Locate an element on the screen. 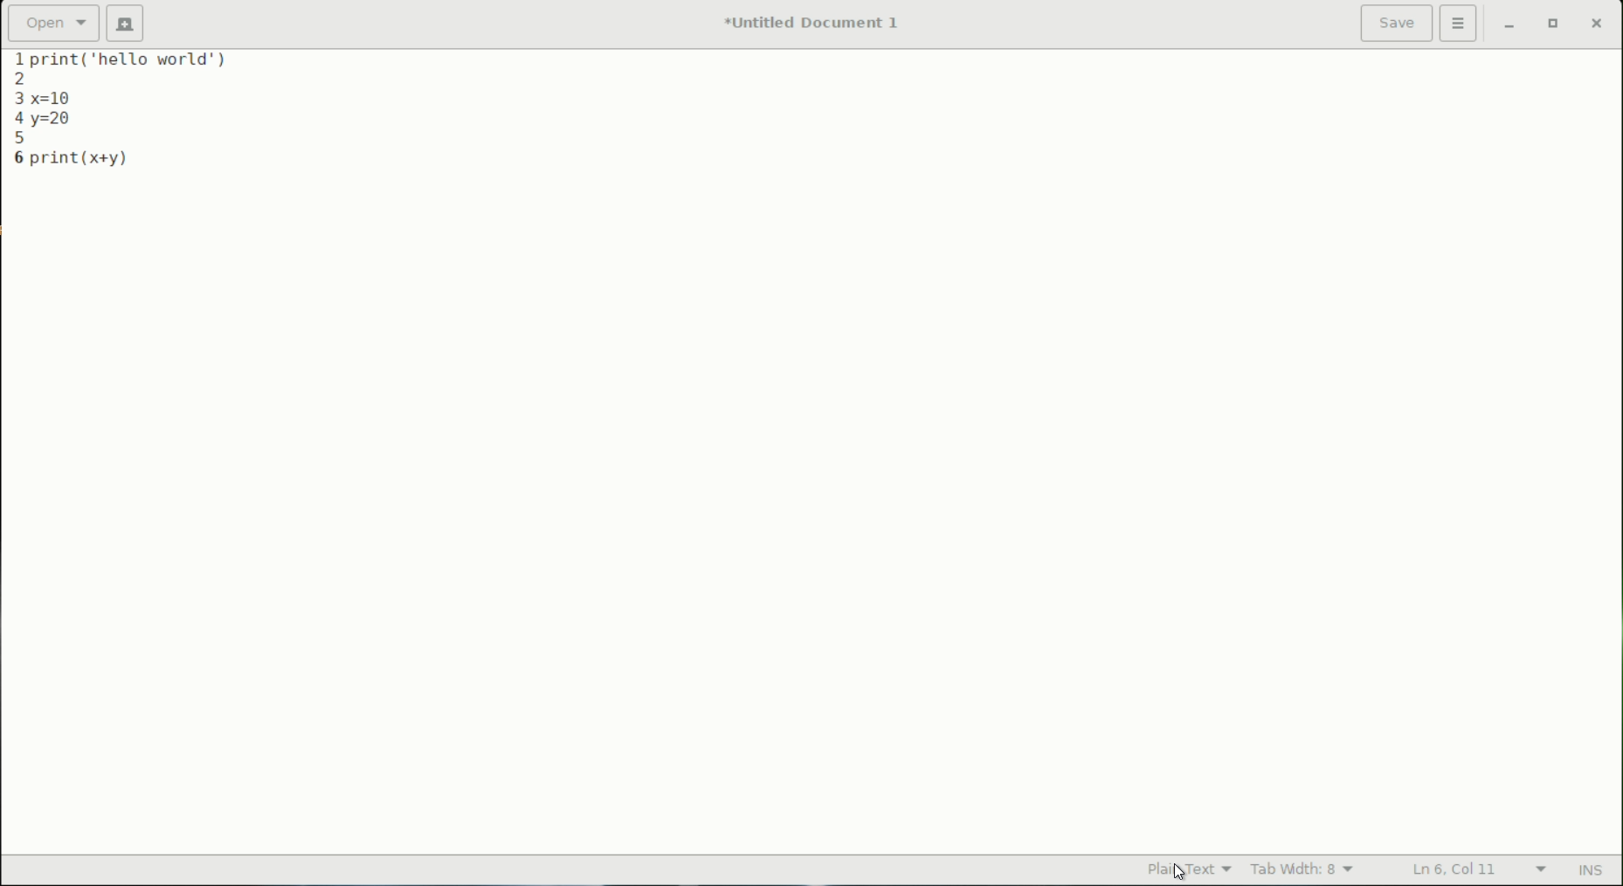  save is located at coordinates (1398, 23).